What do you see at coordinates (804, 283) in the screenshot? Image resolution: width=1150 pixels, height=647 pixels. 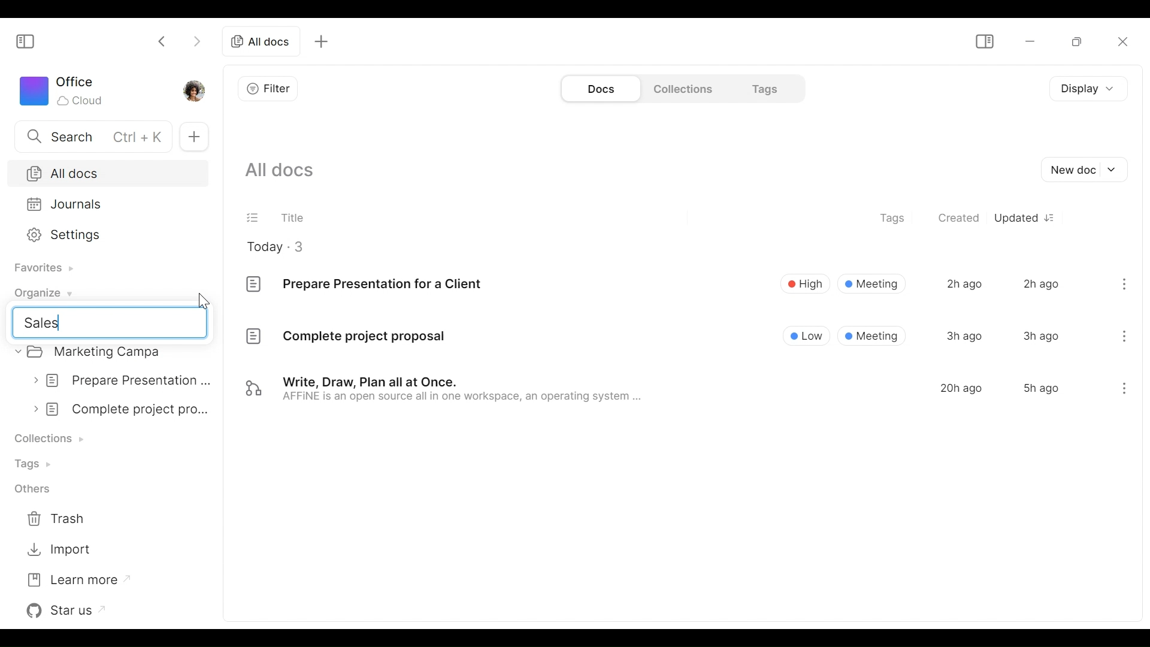 I see `High` at bounding box center [804, 283].